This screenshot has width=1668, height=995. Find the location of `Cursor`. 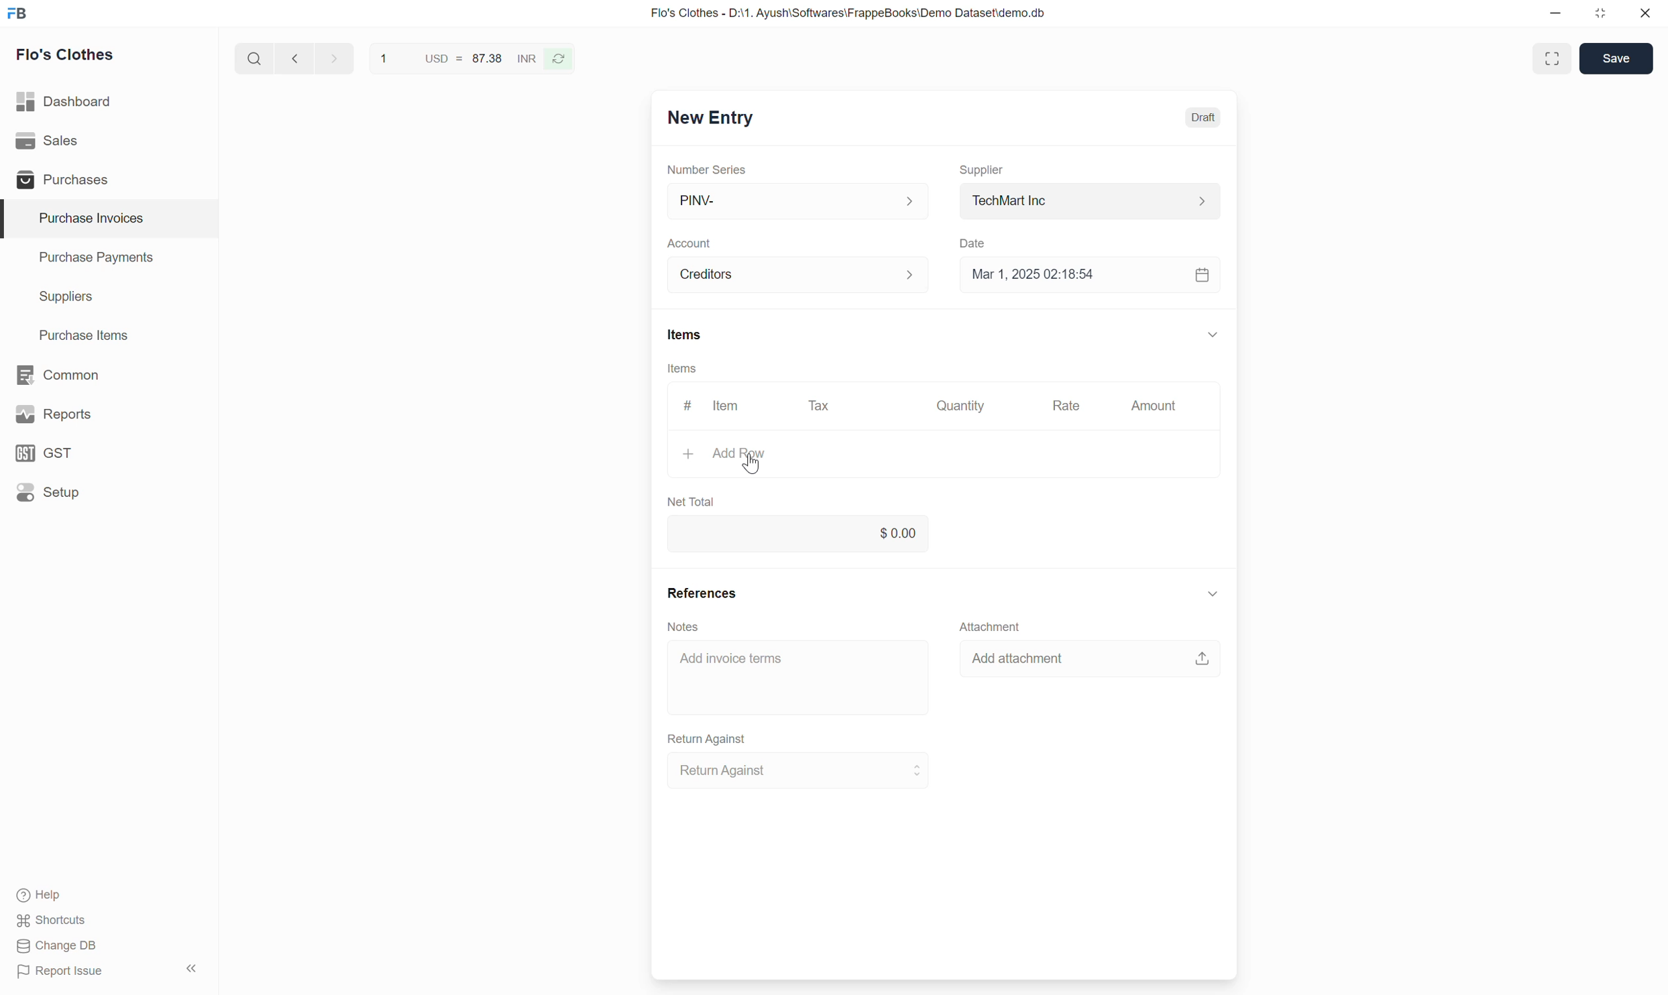

Cursor is located at coordinates (750, 461).